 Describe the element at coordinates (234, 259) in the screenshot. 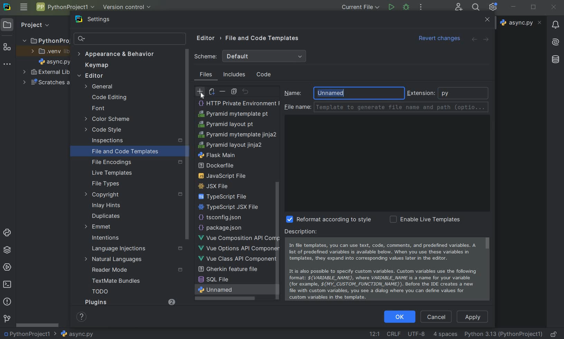

I see `Pyramid mytemplate pt` at that location.